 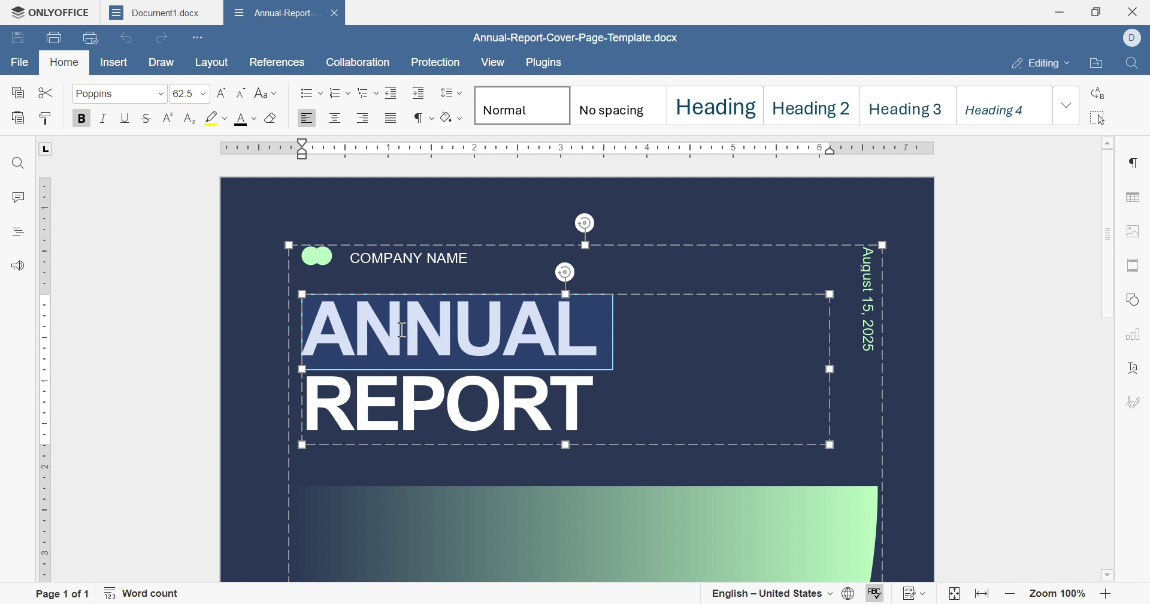 I want to click on numbering, so click(x=340, y=92).